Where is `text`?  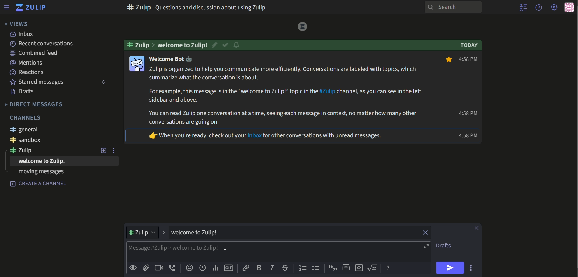
text is located at coordinates (173, 60).